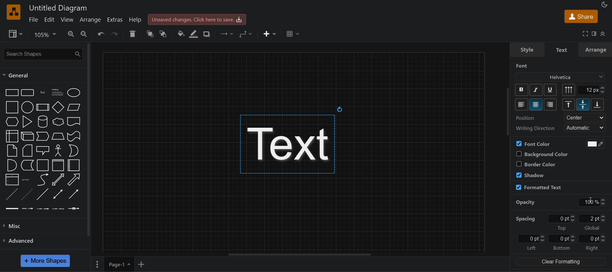  What do you see at coordinates (538, 188) in the screenshot?
I see `formatted text` at bounding box center [538, 188].